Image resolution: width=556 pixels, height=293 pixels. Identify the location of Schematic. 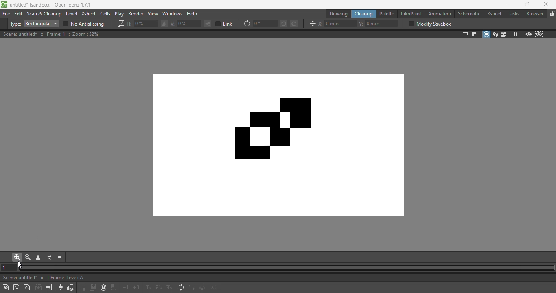
(468, 15).